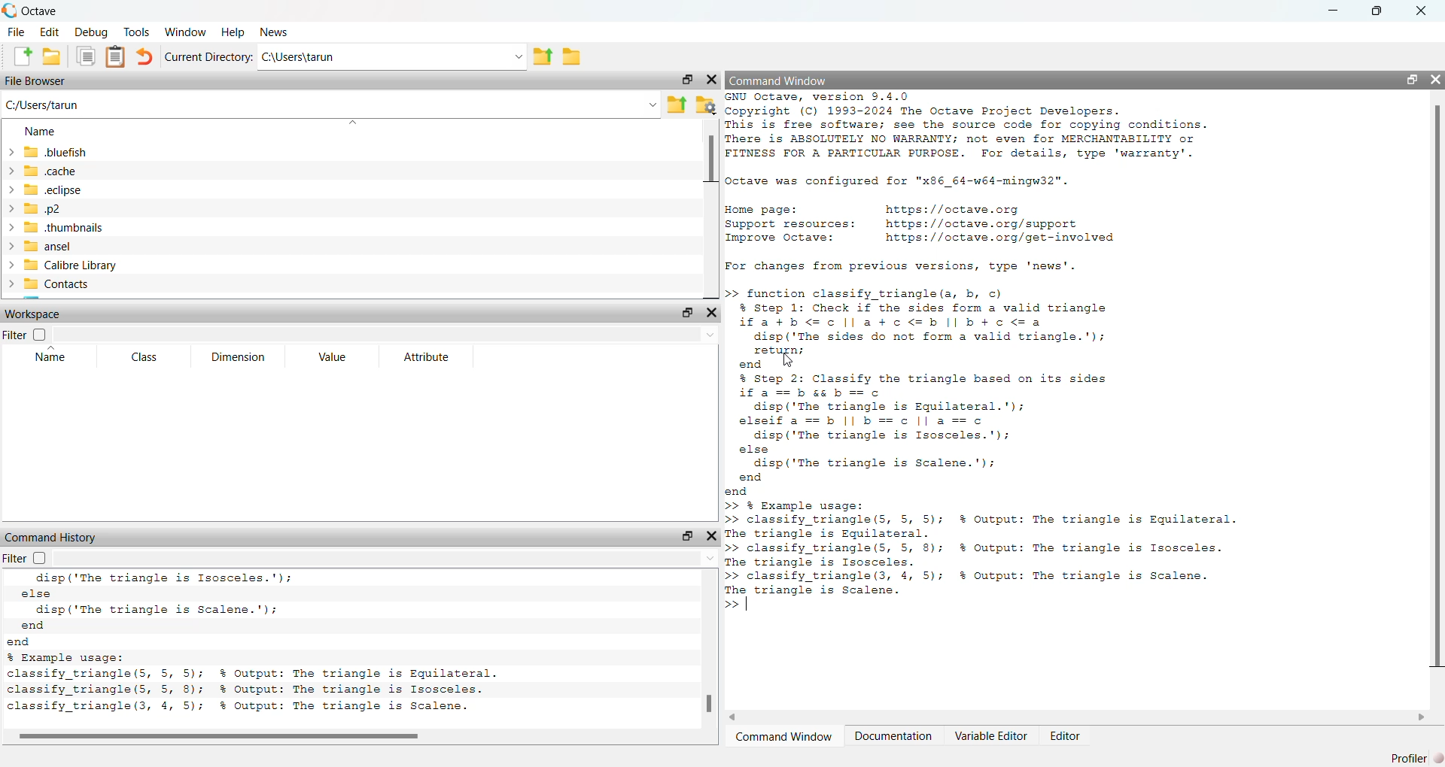 This screenshot has height=767, width=1445. What do you see at coordinates (786, 735) in the screenshot?
I see `command window` at bounding box center [786, 735].